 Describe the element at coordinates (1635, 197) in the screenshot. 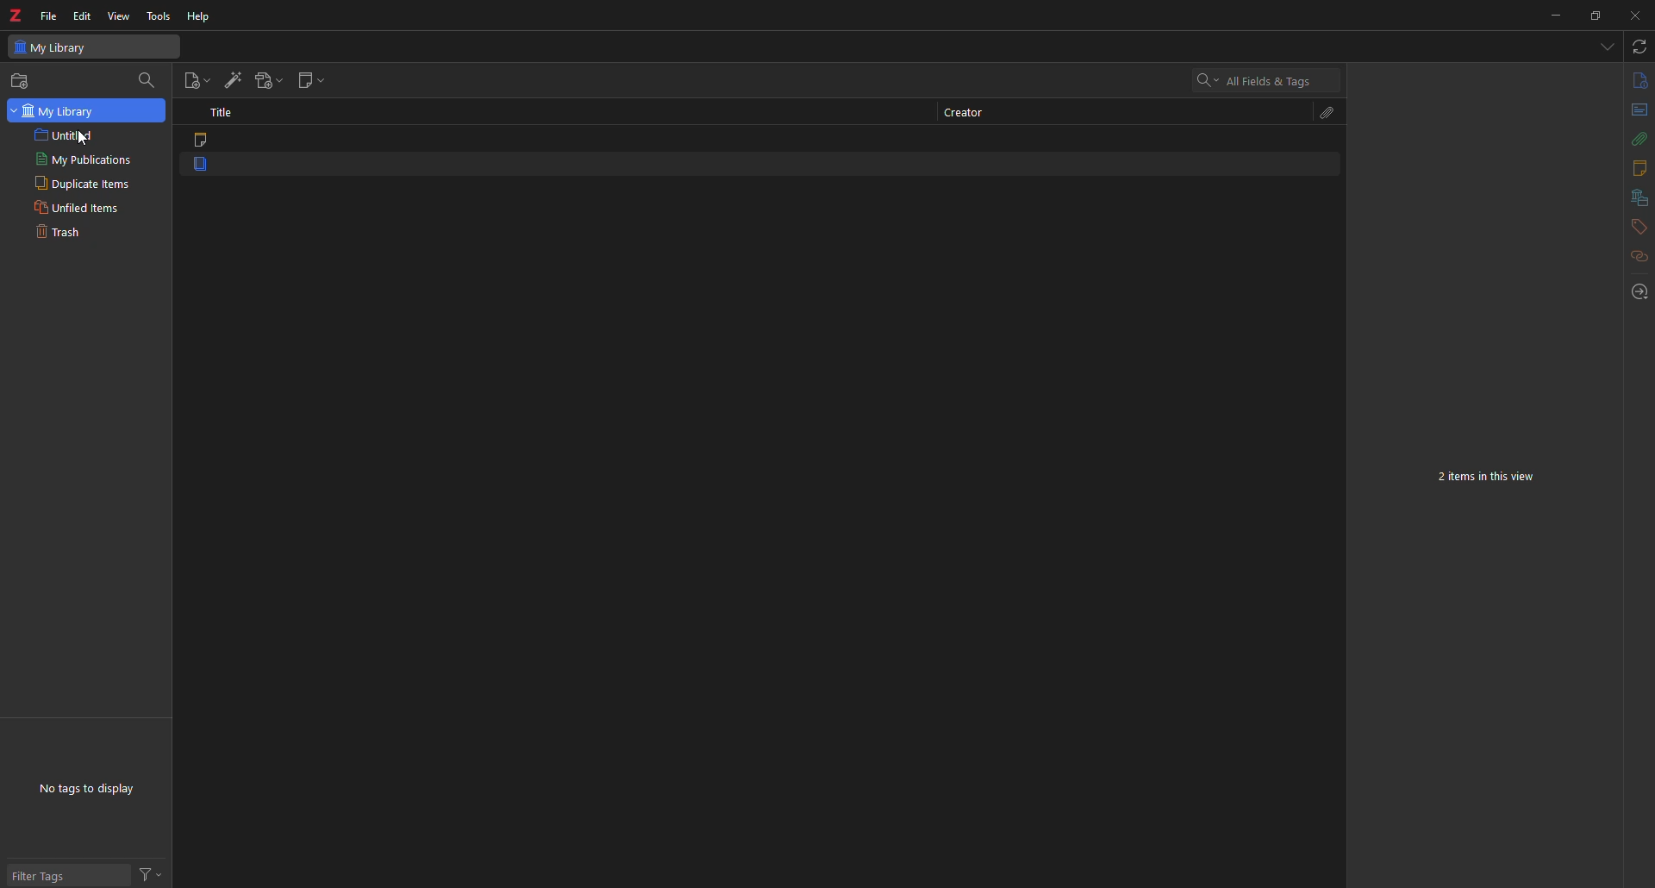

I see `libraries` at that location.